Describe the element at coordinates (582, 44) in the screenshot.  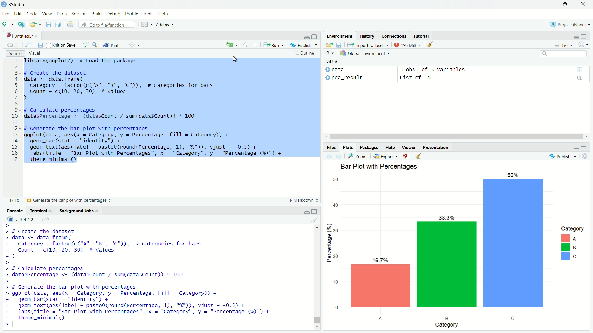
I see `refresh` at that location.